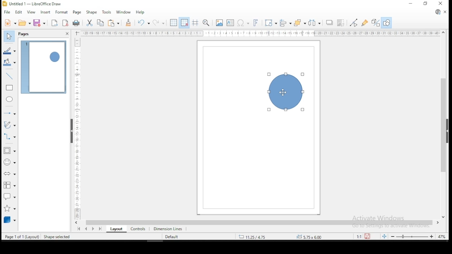  What do you see at coordinates (285, 23) in the screenshot?
I see `align objects` at bounding box center [285, 23].